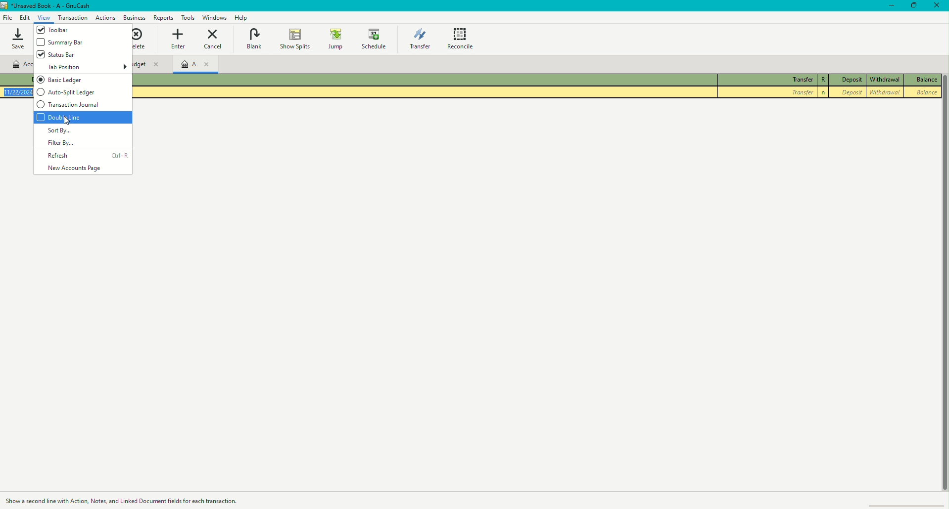  I want to click on Toolbar, so click(84, 31).